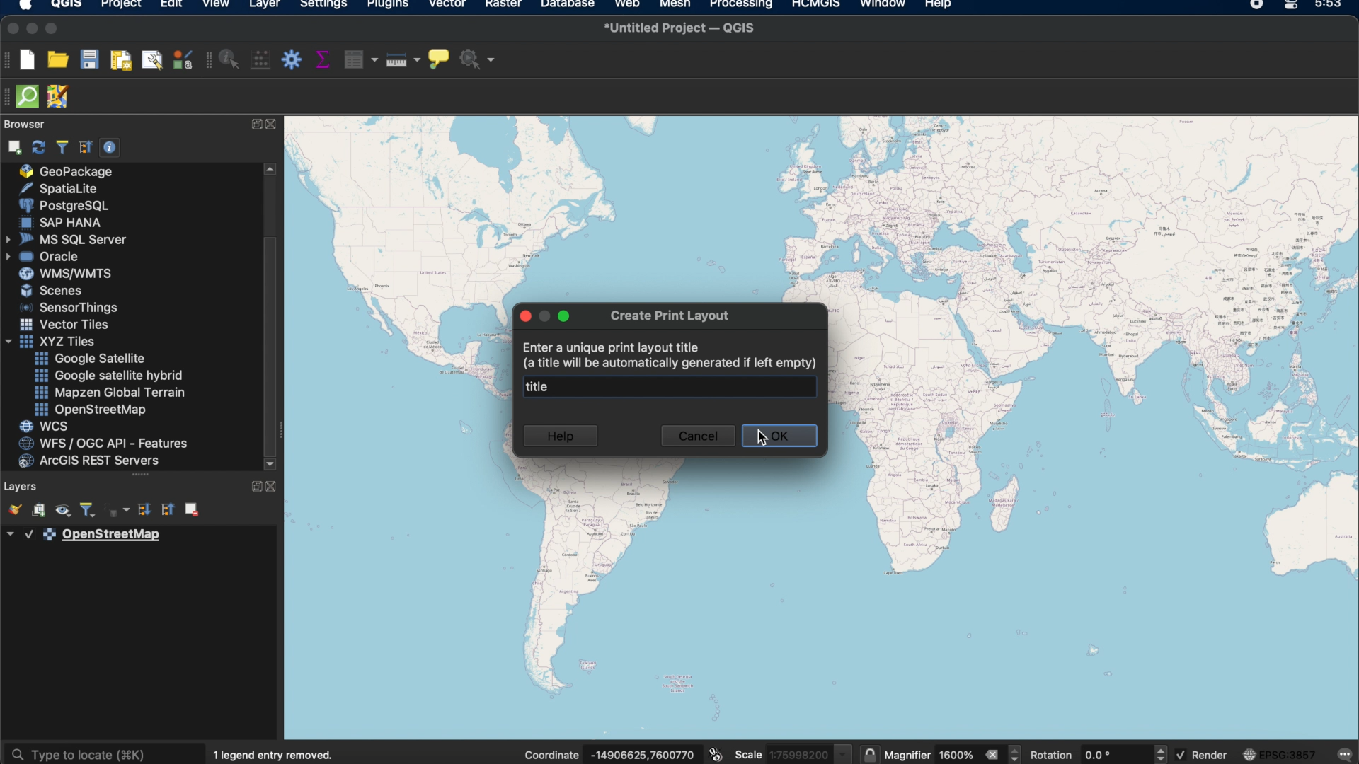  What do you see at coordinates (670, 314) in the screenshot?
I see `create print layout` at bounding box center [670, 314].